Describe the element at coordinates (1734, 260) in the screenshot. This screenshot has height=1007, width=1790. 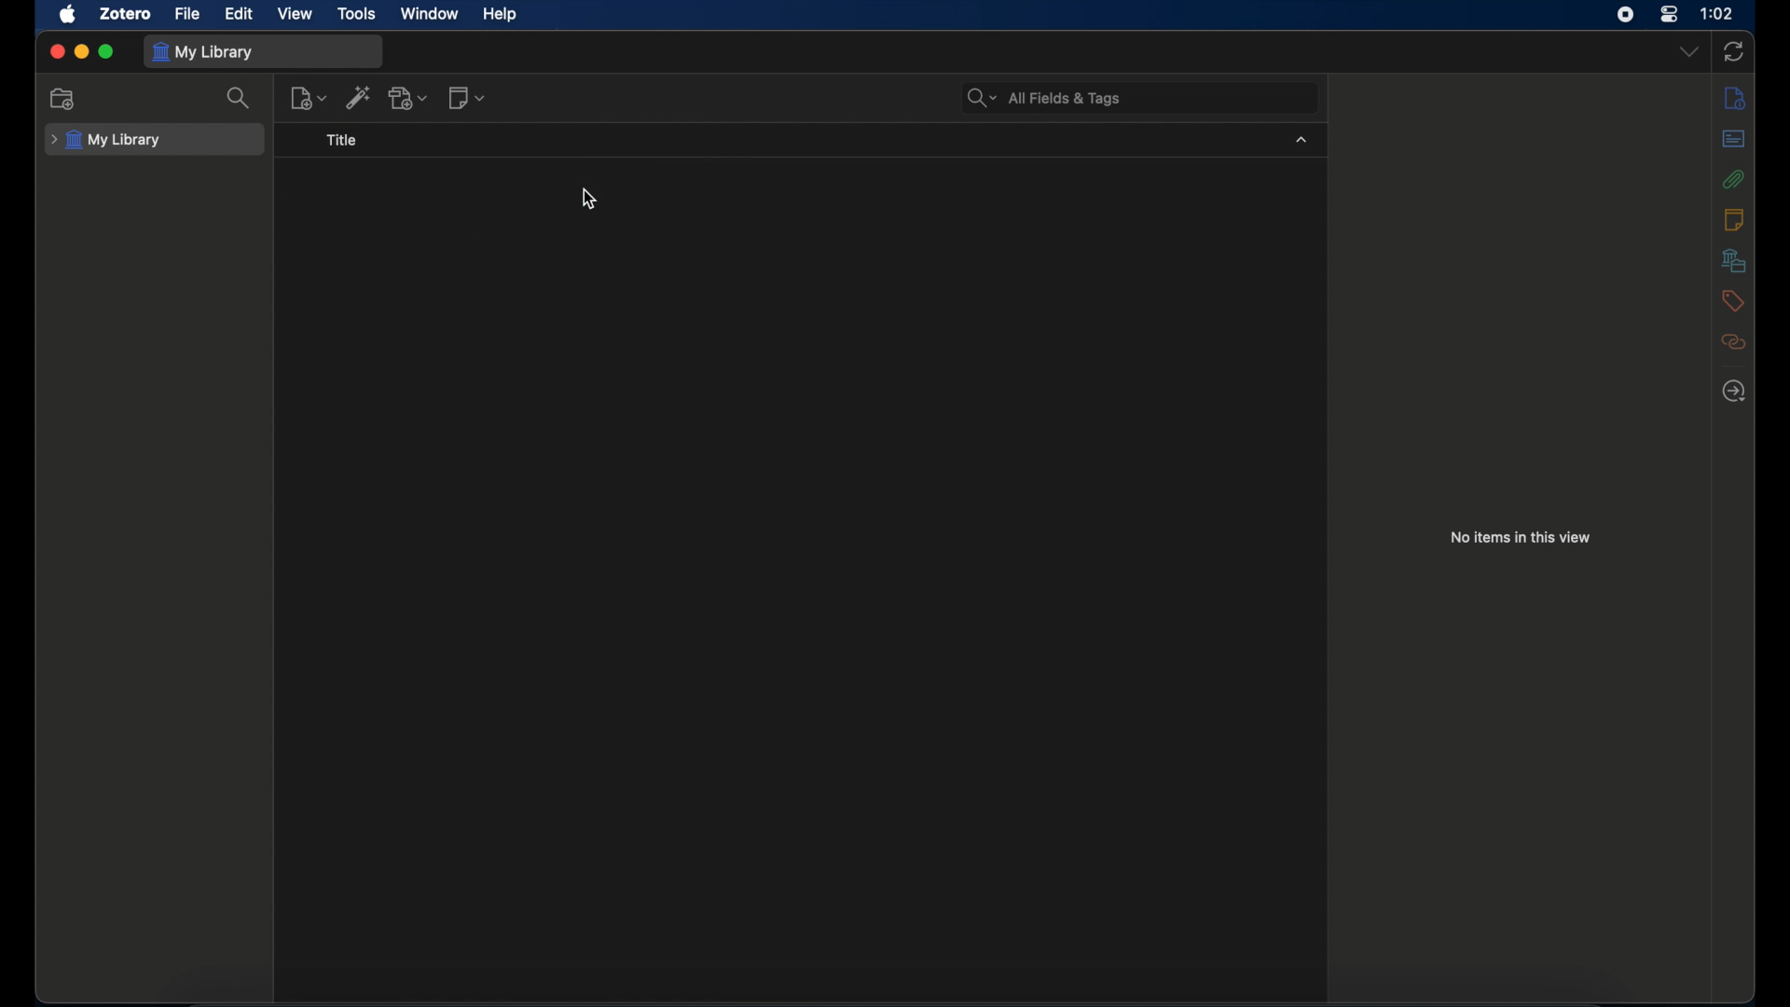
I see `libraries` at that location.